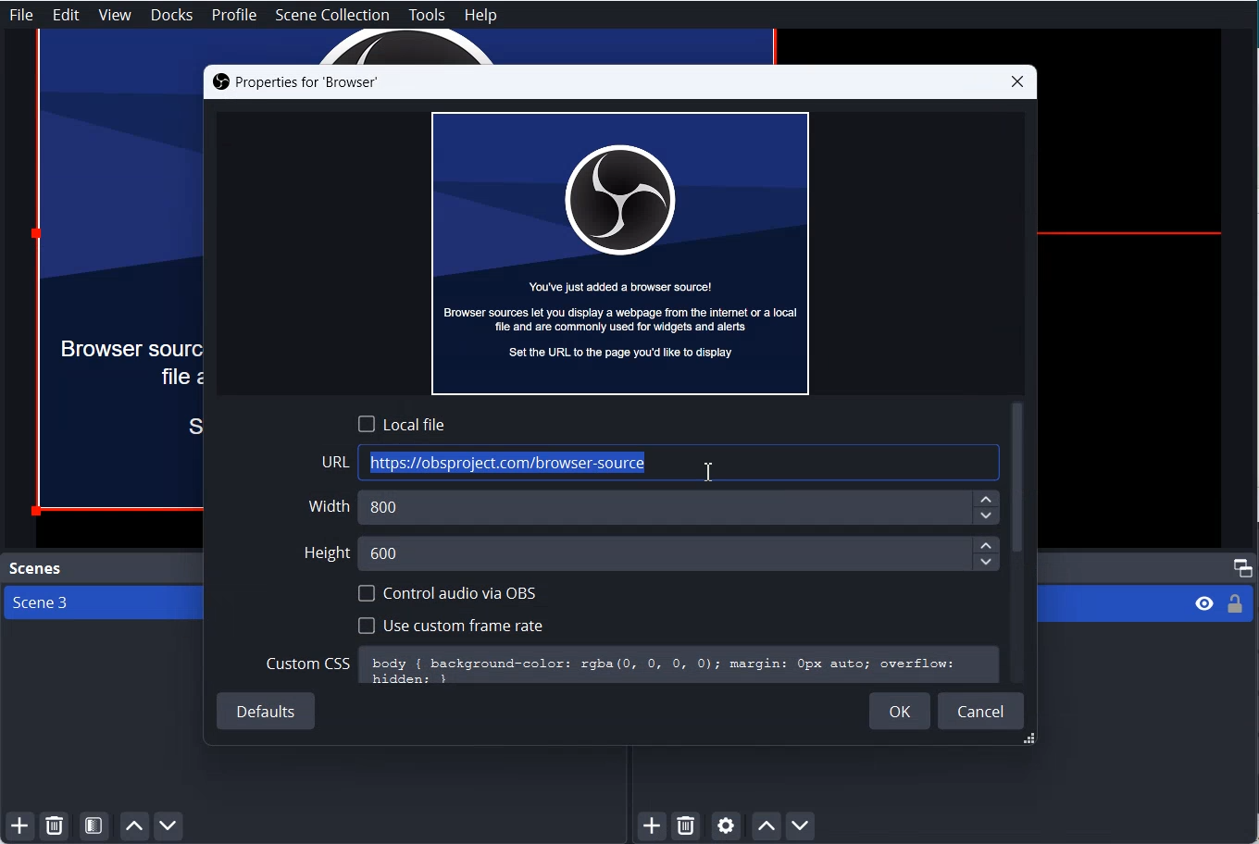 Image resolution: width=1259 pixels, height=844 pixels. What do you see at coordinates (480, 16) in the screenshot?
I see `Help` at bounding box center [480, 16].